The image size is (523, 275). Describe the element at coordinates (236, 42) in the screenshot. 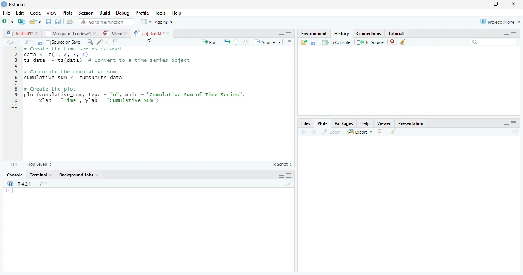

I see `Go to the previous section` at that location.